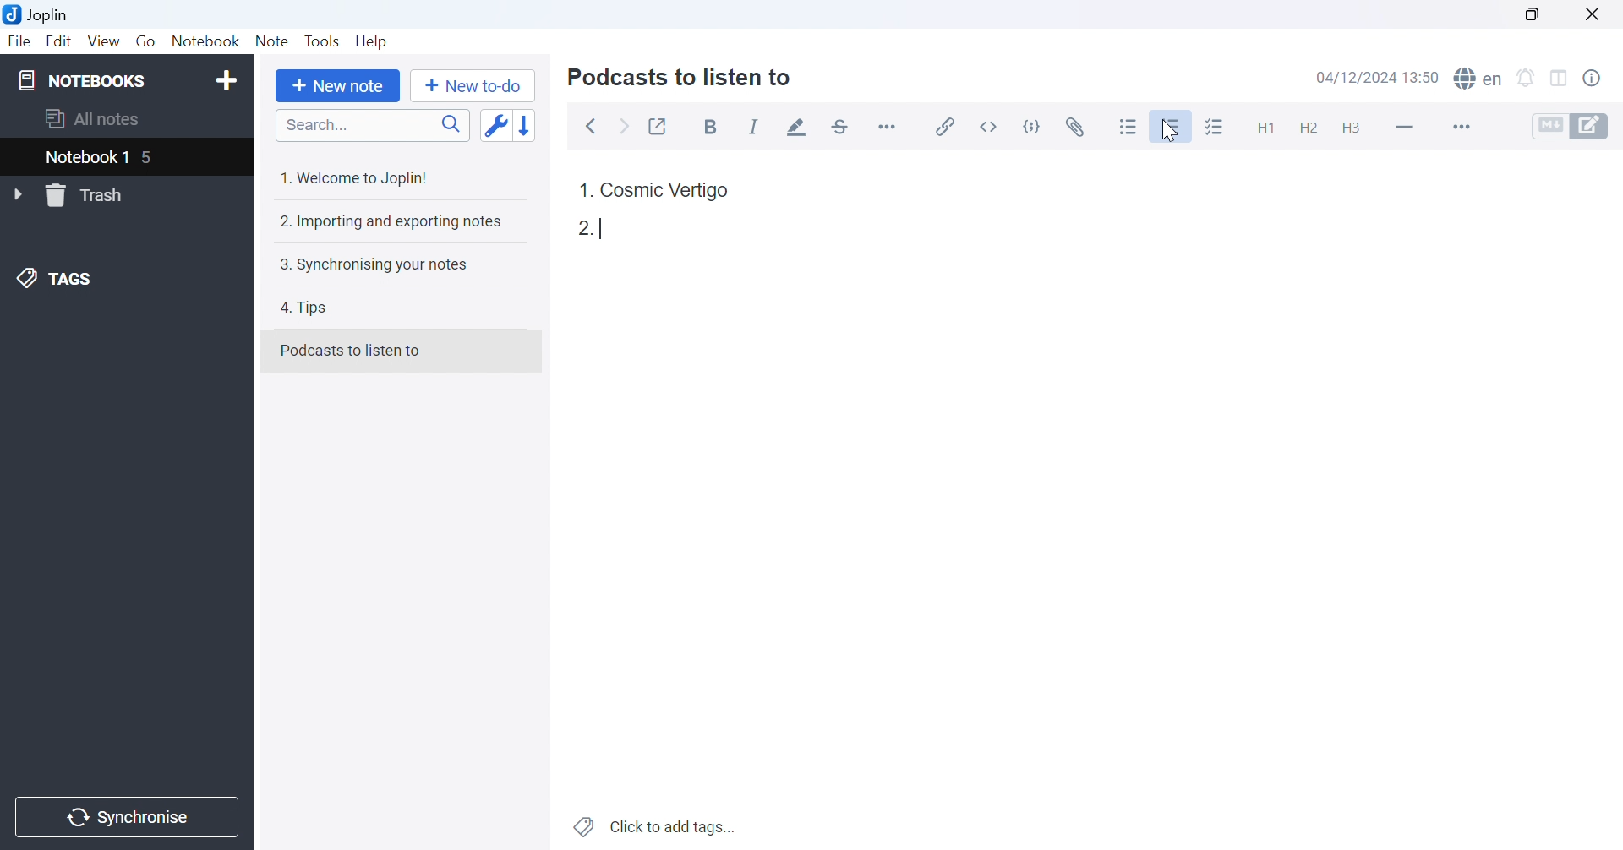  Describe the element at coordinates (206, 40) in the screenshot. I see `Notebook` at that location.